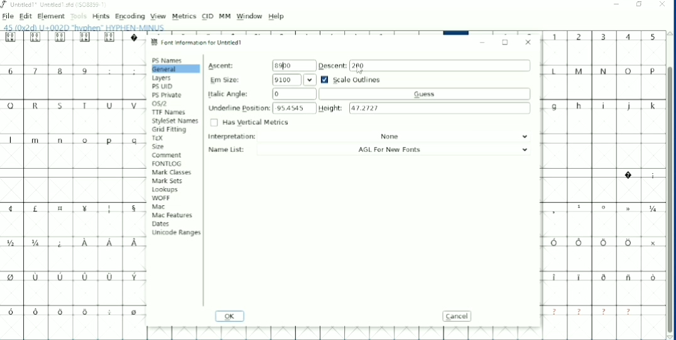 The height and width of the screenshot is (340, 676). What do you see at coordinates (26, 16) in the screenshot?
I see `Edit` at bounding box center [26, 16].